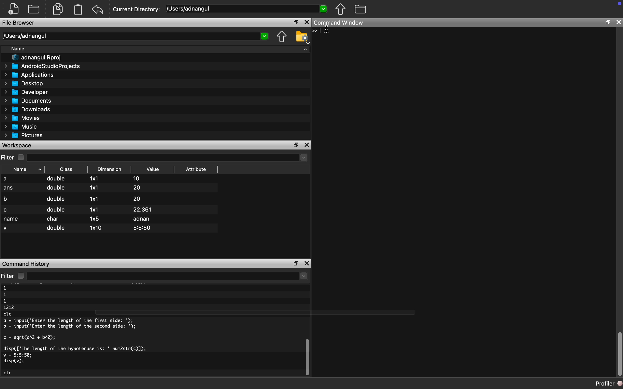 The height and width of the screenshot is (389, 623). What do you see at coordinates (142, 228) in the screenshot?
I see `5:5:50` at bounding box center [142, 228].